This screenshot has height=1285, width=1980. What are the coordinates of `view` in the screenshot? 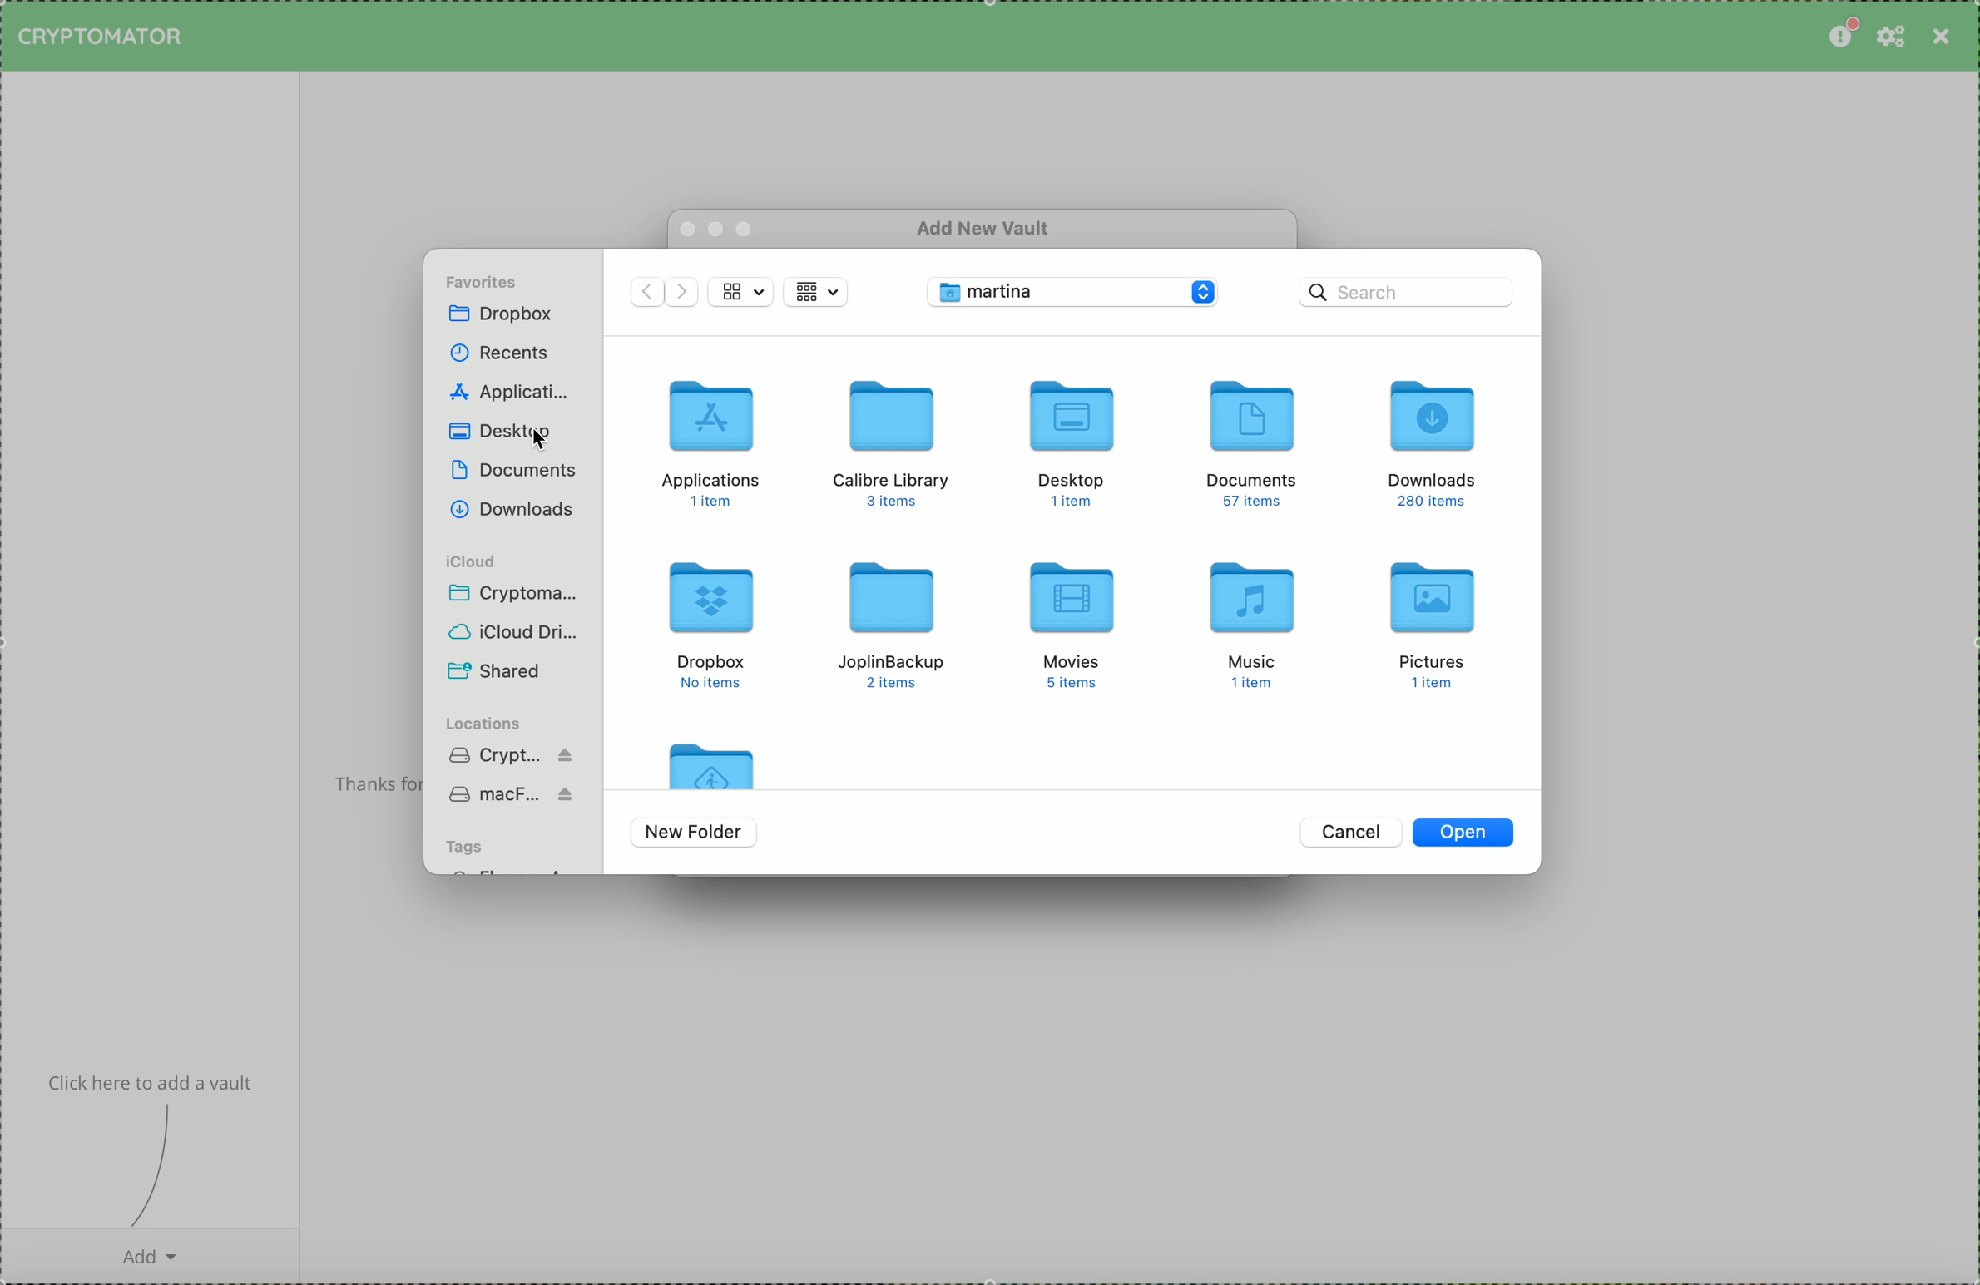 It's located at (739, 293).